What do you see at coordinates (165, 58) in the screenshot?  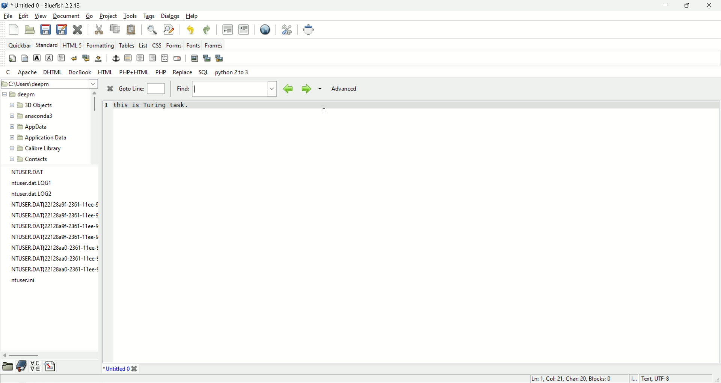 I see `html comment` at bounding box center [165, 58].